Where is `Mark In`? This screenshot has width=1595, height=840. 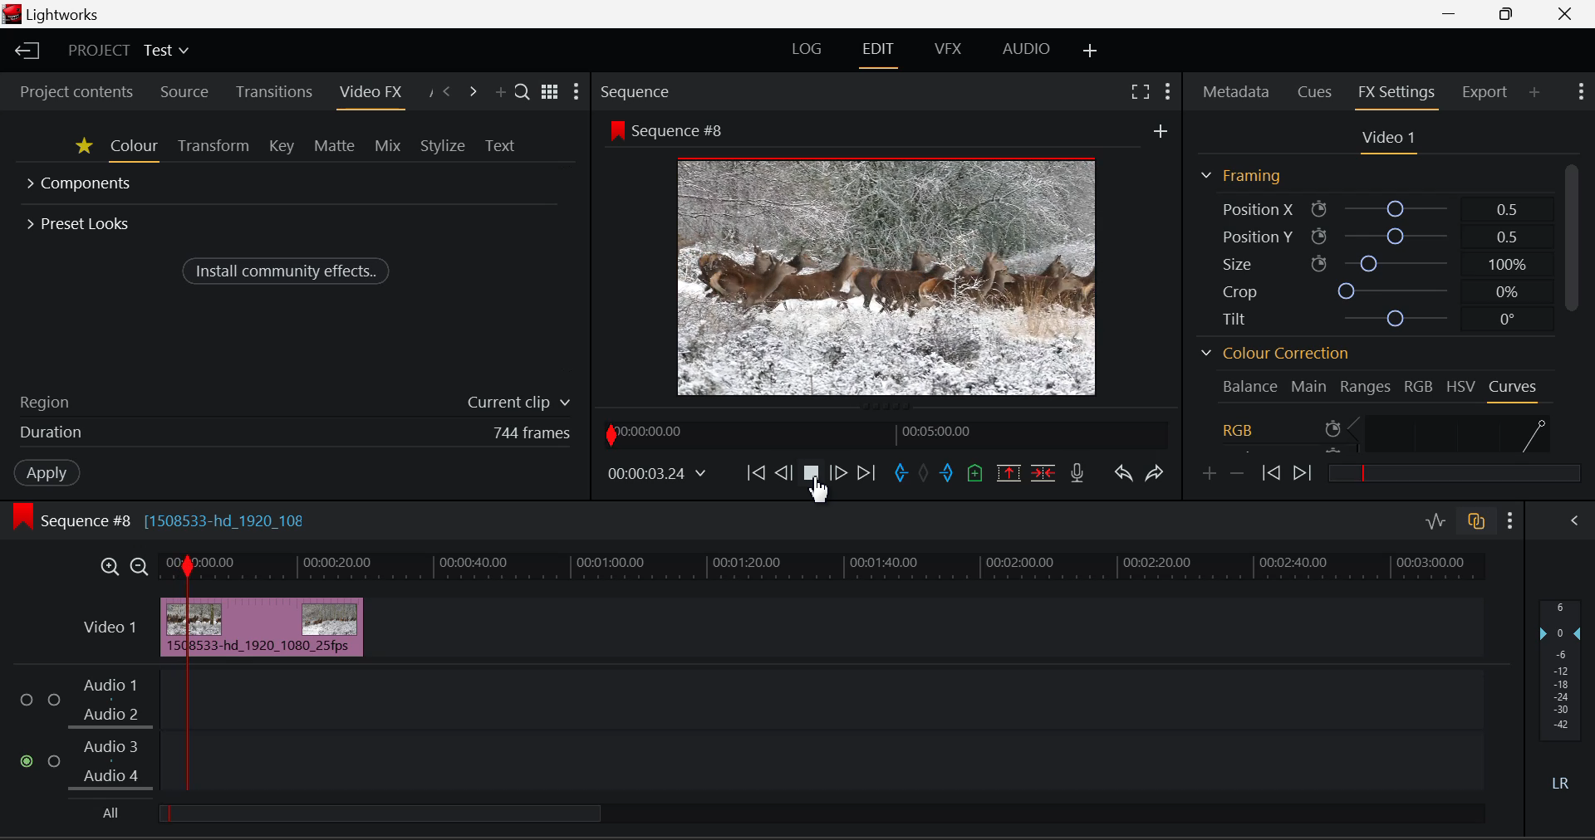
Mark In is located at coordinates (901, 472).